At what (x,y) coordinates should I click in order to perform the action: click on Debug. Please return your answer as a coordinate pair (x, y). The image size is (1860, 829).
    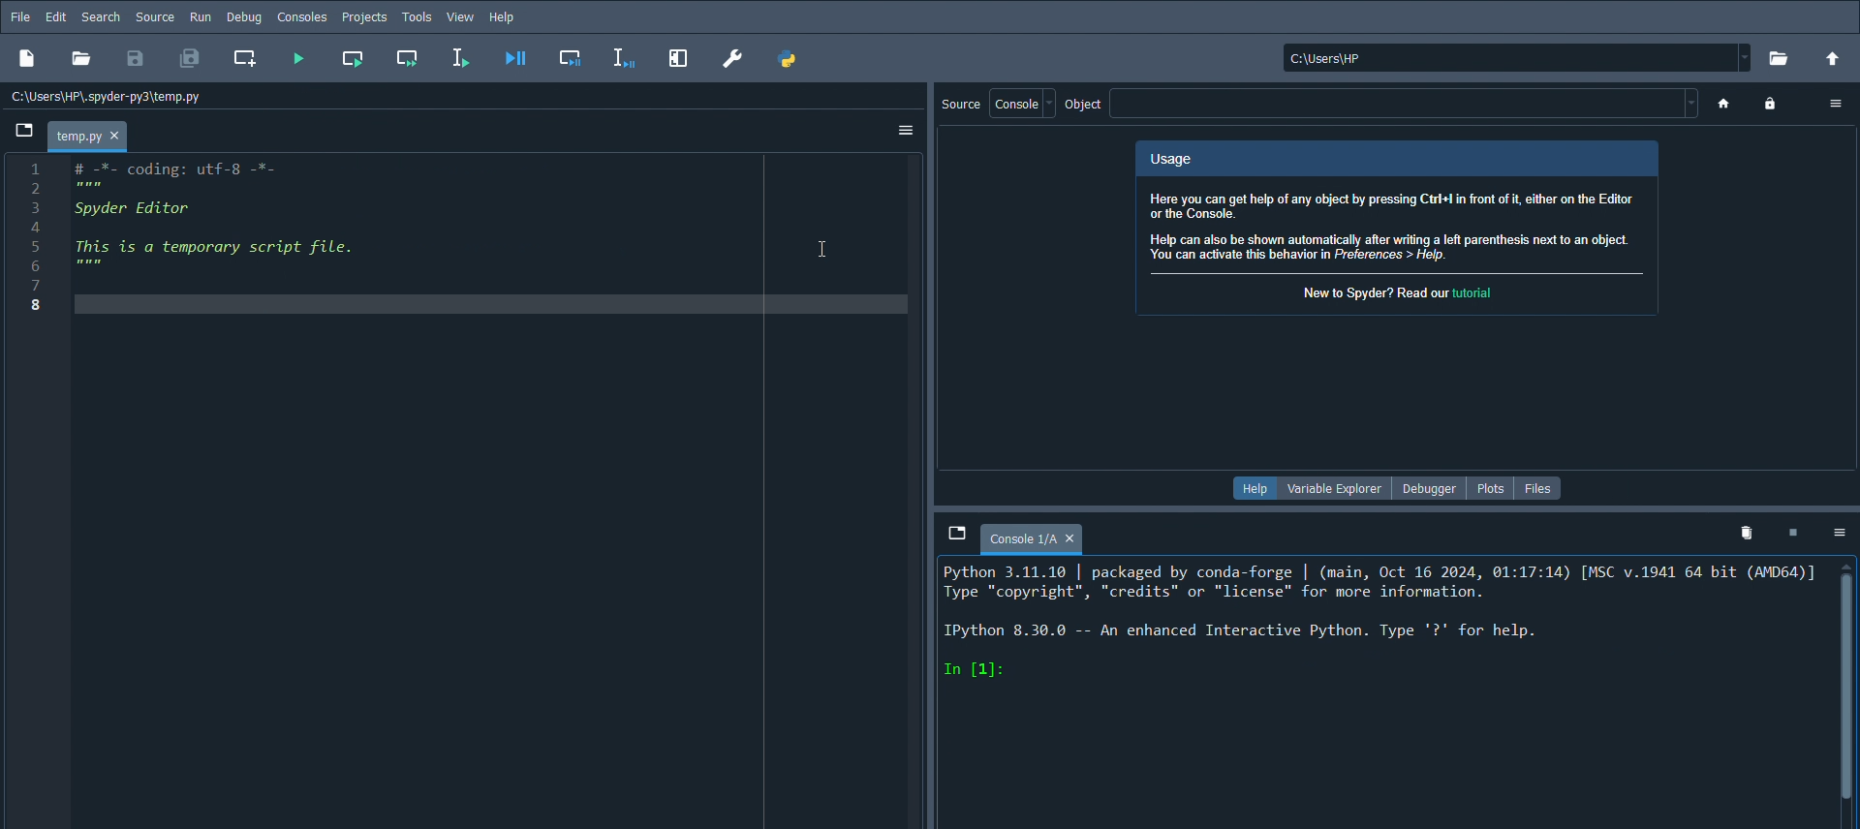
    Looking at the image, I should click on (246, 16).